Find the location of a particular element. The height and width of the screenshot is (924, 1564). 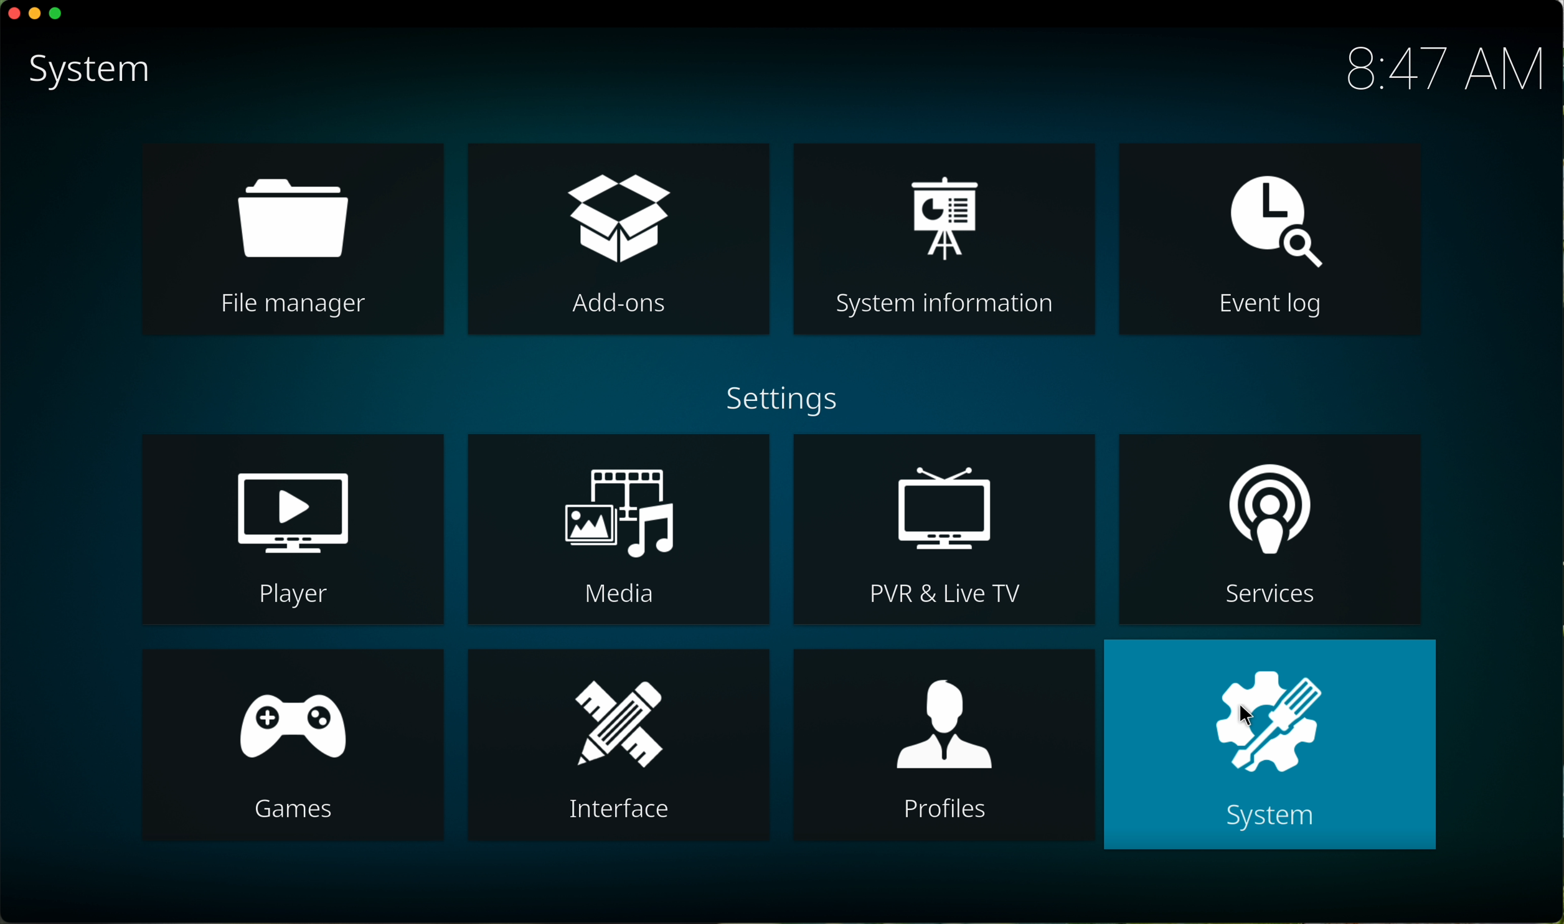

PVR and live TV is located at coordinates (942, 529).